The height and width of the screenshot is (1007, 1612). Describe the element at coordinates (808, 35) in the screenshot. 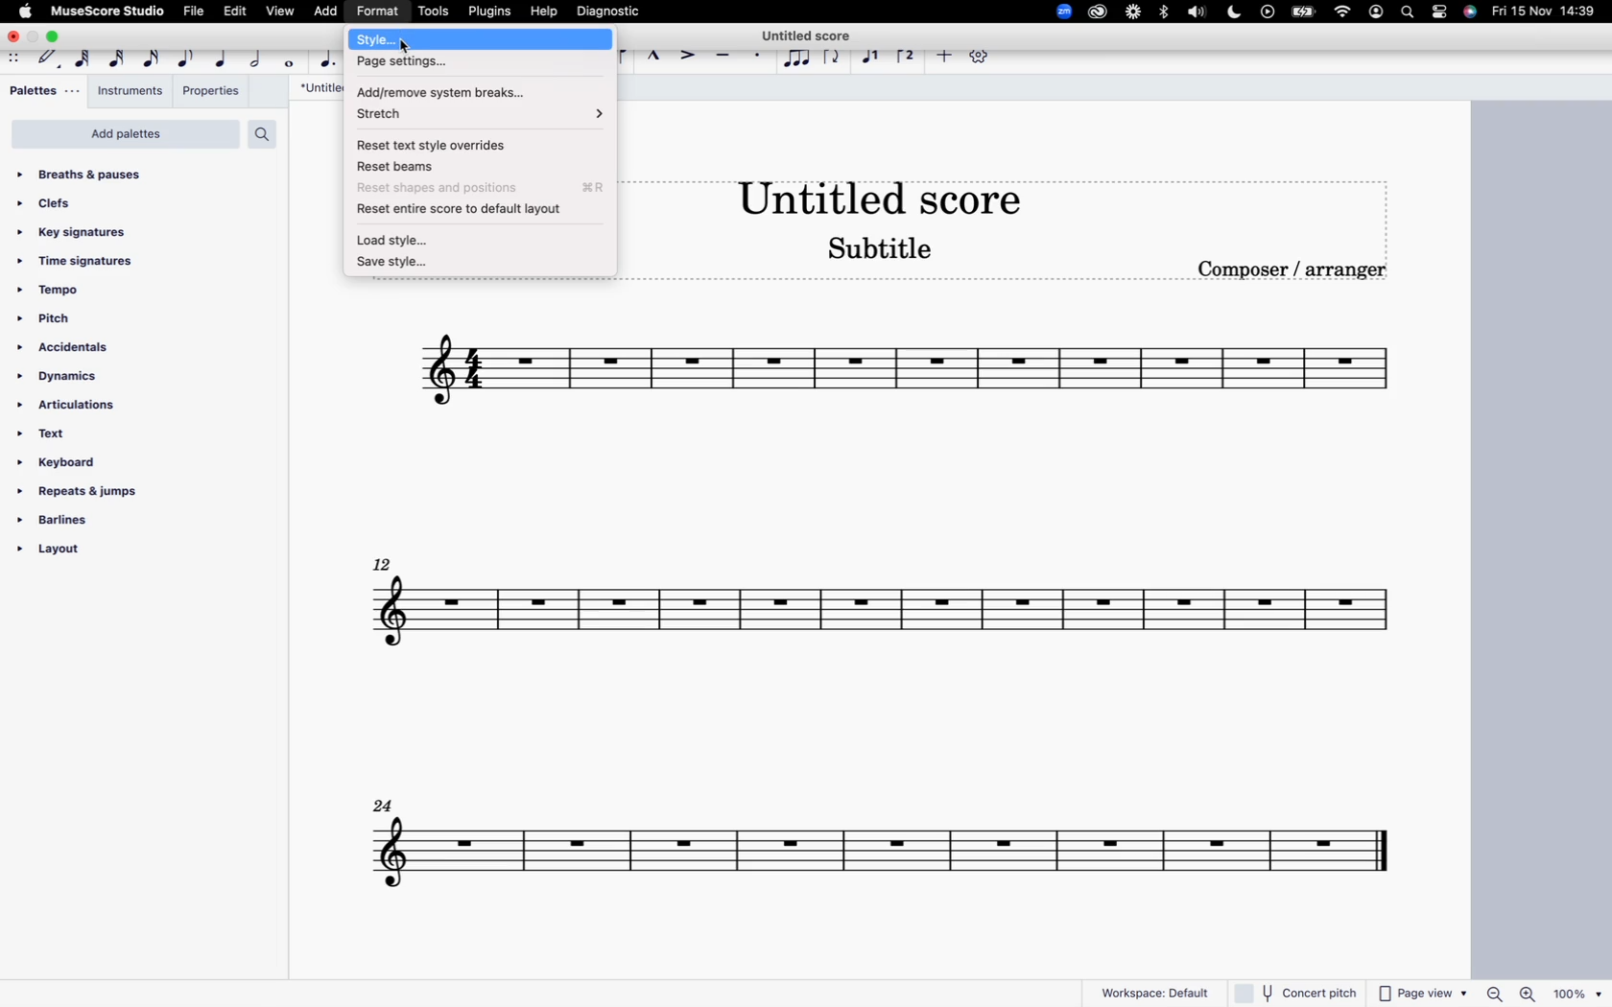

I see `Untitled score` at that location.